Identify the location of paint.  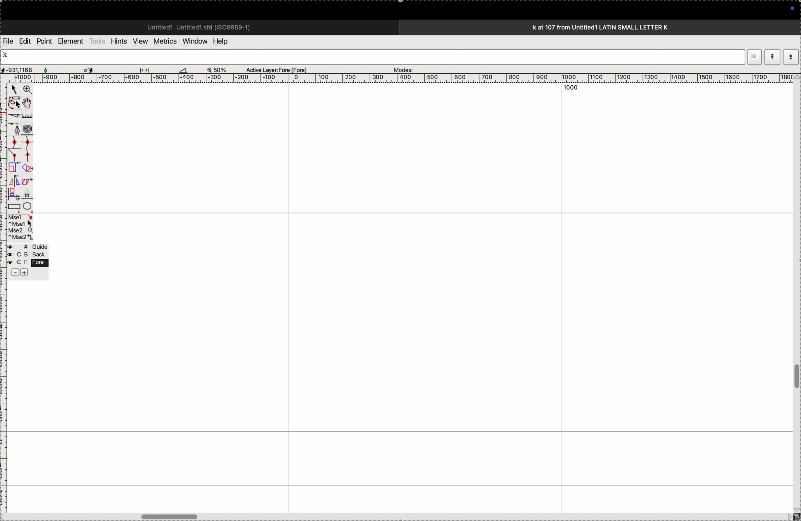
(28, 168).